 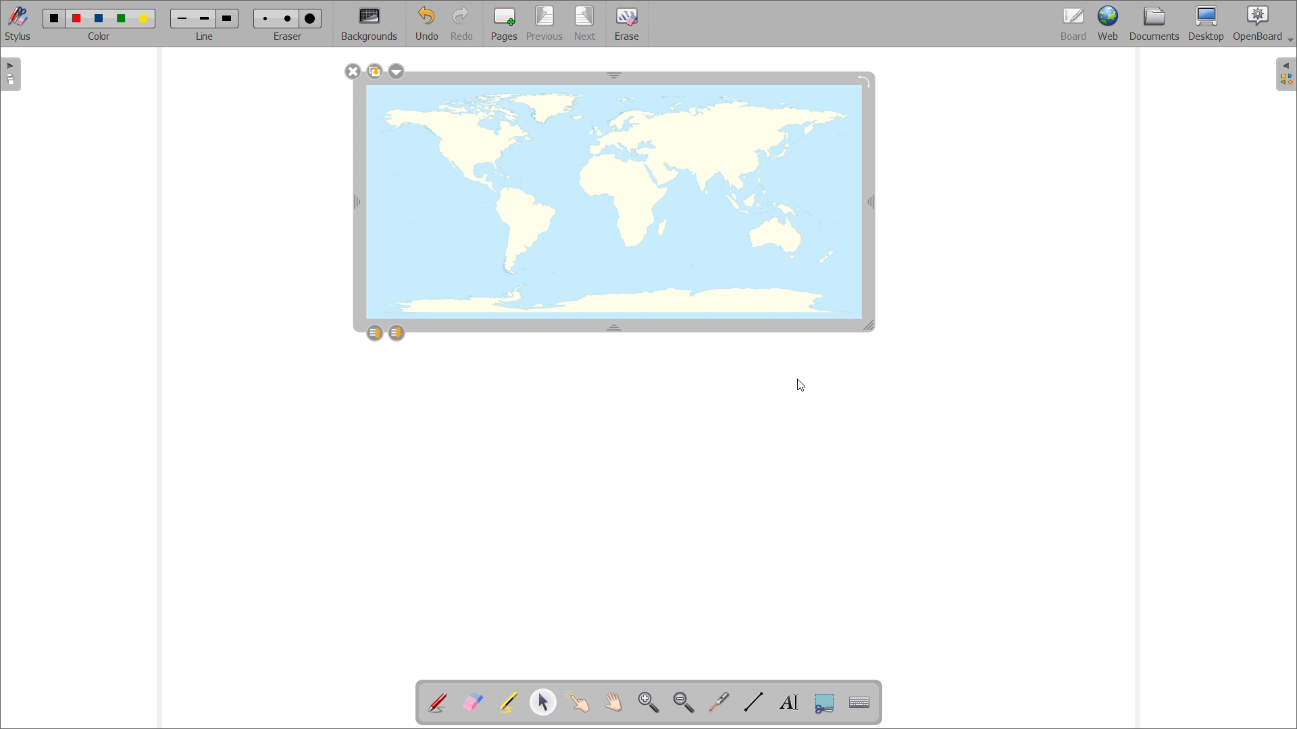 I want to click on erase, so click(x=627, y=24).